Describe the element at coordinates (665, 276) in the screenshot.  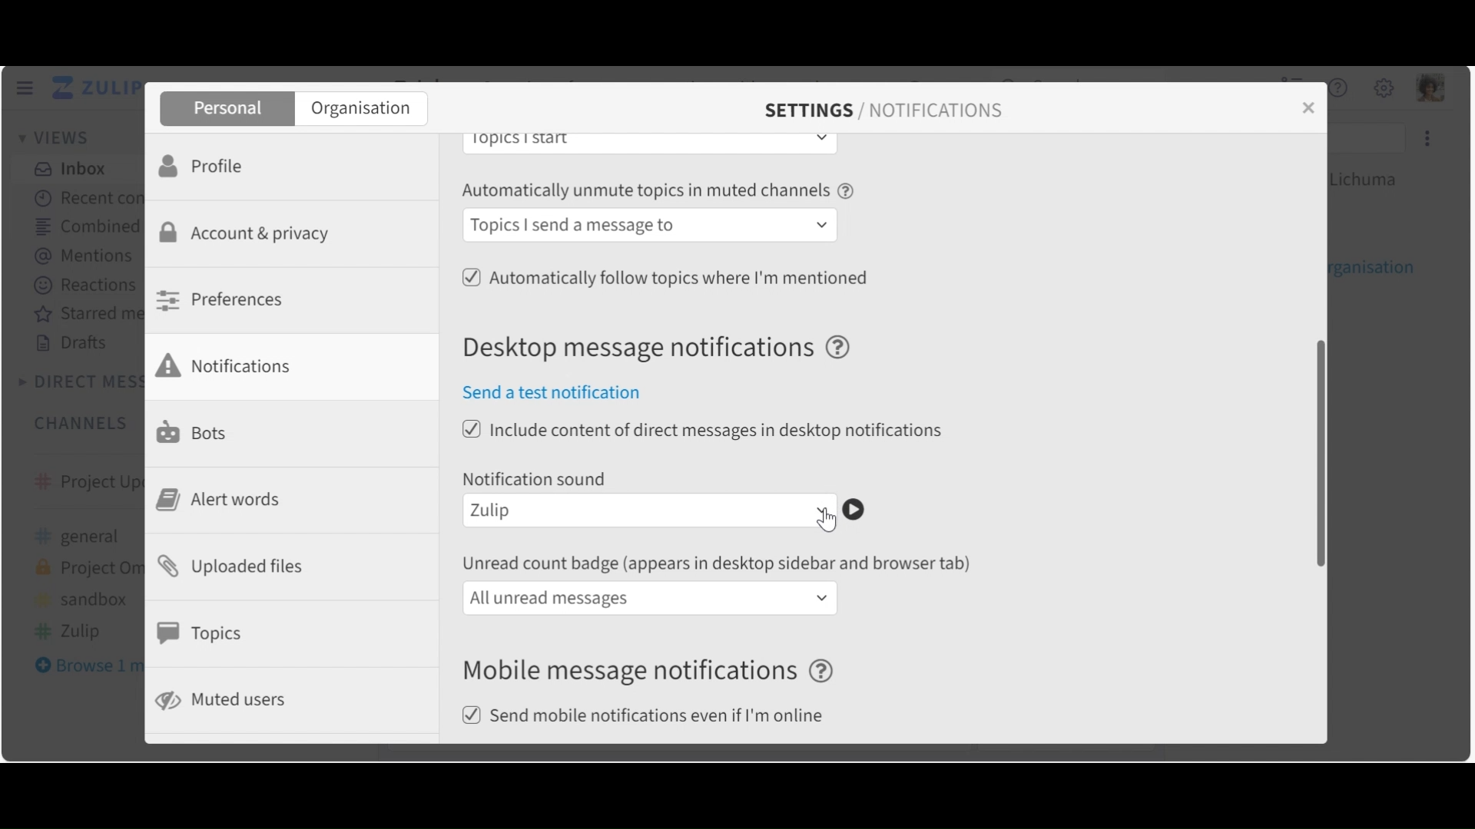
I see `(un)select Automatically follow topics where I am mentioned` at that location.